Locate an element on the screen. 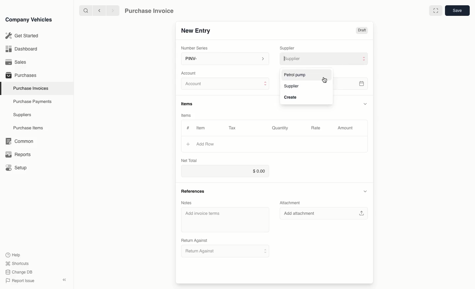 The width and height of the screenshot is (475, 289). Purchase items is located at coordinates (26, 128).